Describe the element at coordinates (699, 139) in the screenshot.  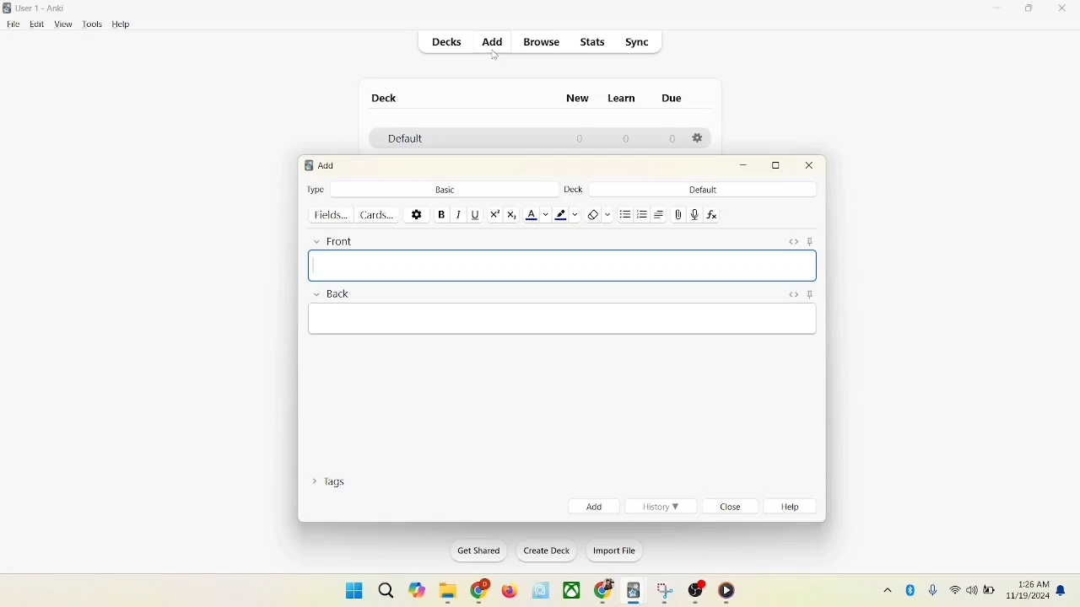
I see `Options` at that location.